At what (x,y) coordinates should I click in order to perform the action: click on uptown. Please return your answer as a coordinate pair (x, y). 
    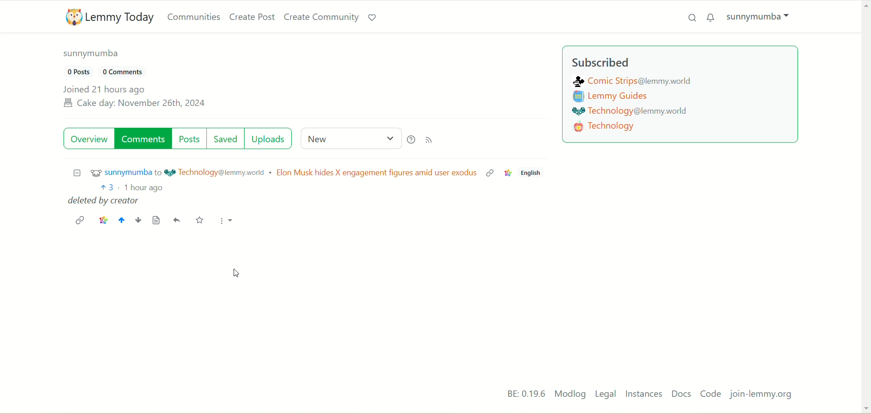
    Looking at the image, I should click on (121, 219).